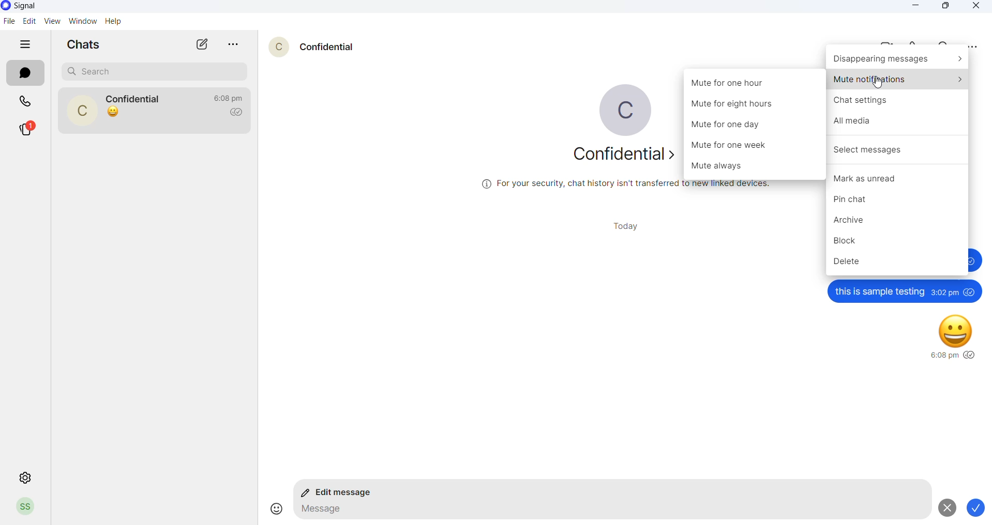 The image size is (992, 525). Describe the element at coordinates (87, 47) in the screenshot. I see `chats heading` at that location.